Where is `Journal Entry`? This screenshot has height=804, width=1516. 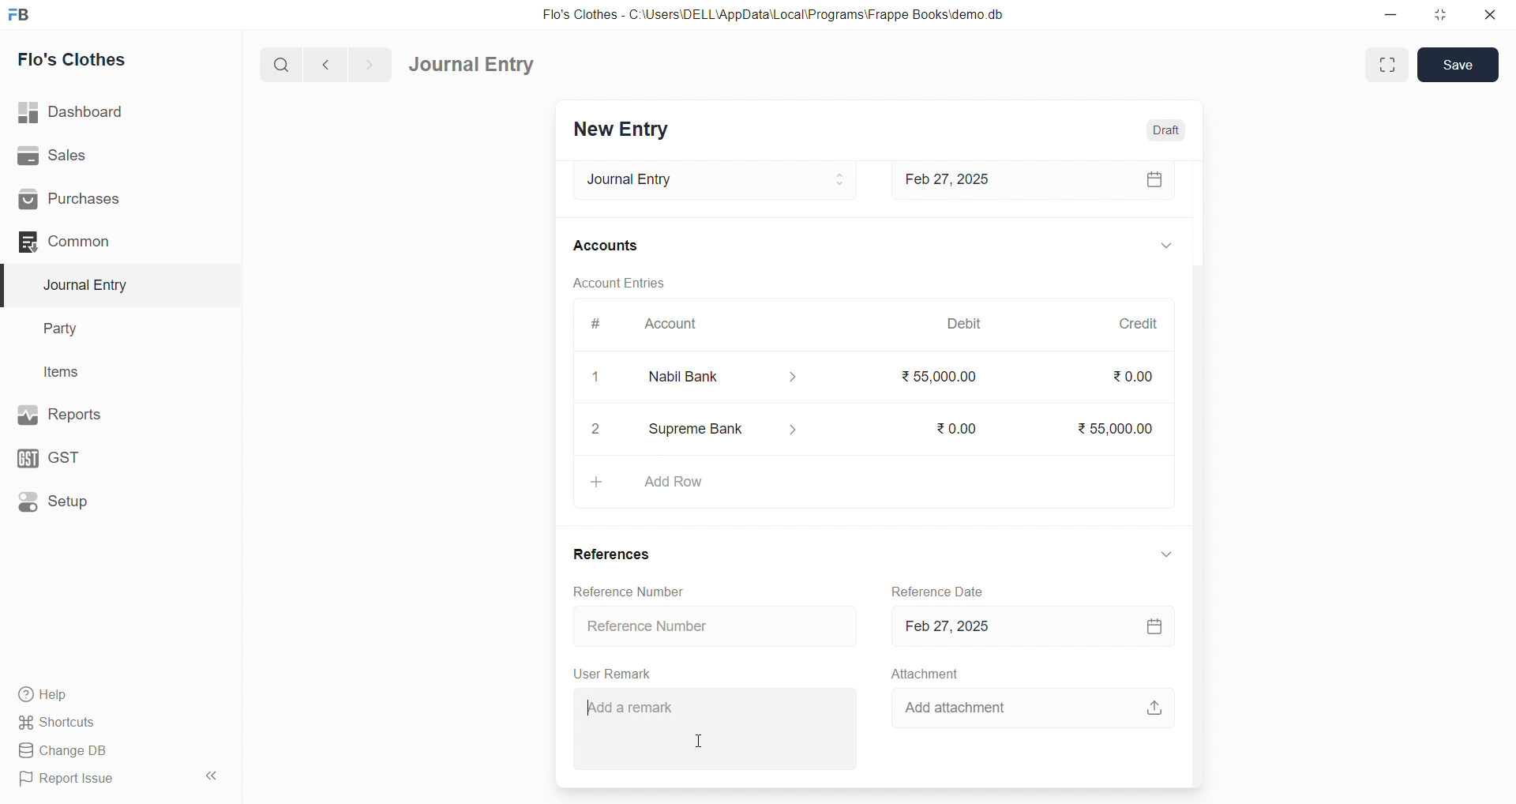
Journal Entry is located at coordinates (90, 285).